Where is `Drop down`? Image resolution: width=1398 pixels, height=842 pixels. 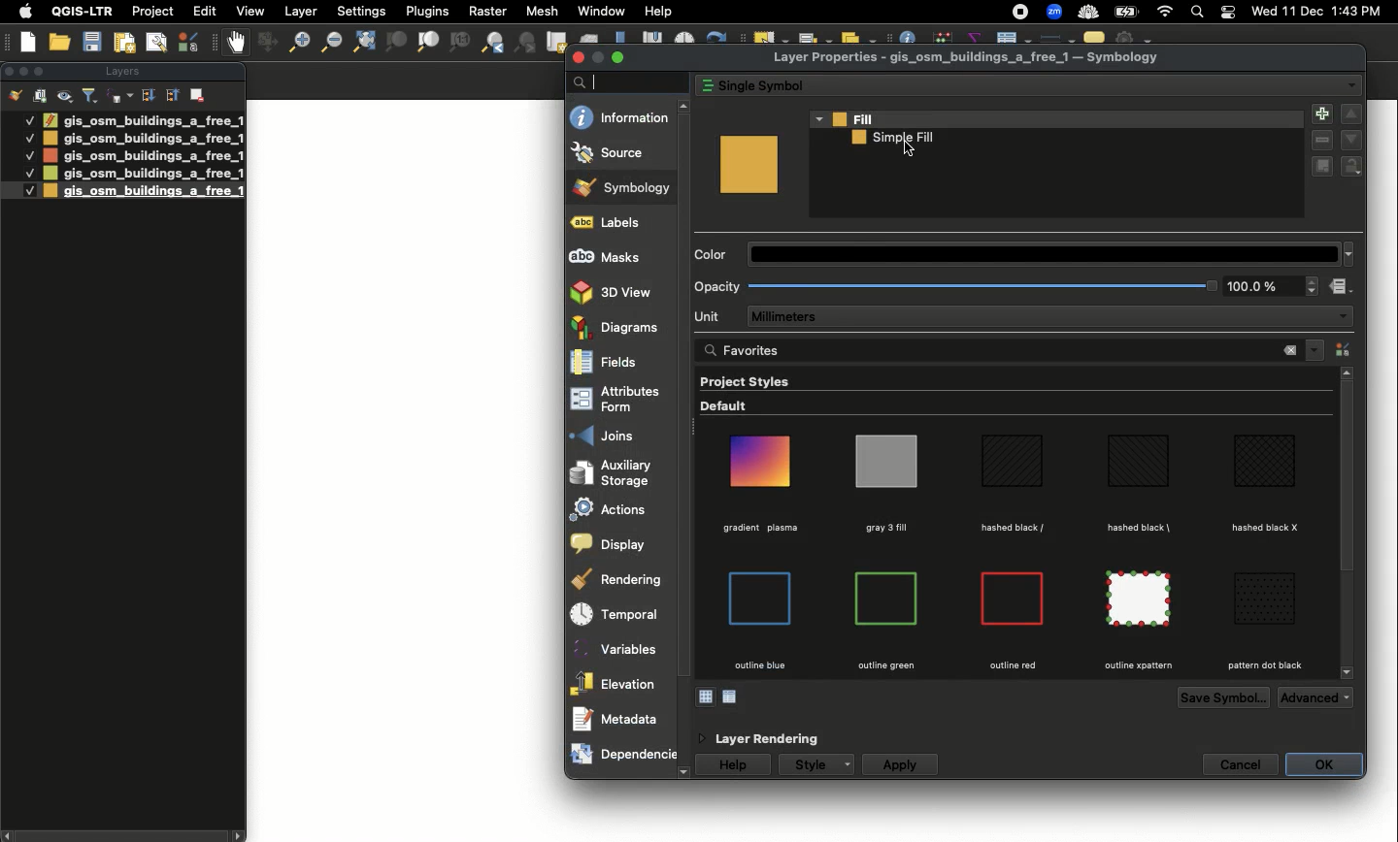
Drop down is located at coordinates (1341, 317).